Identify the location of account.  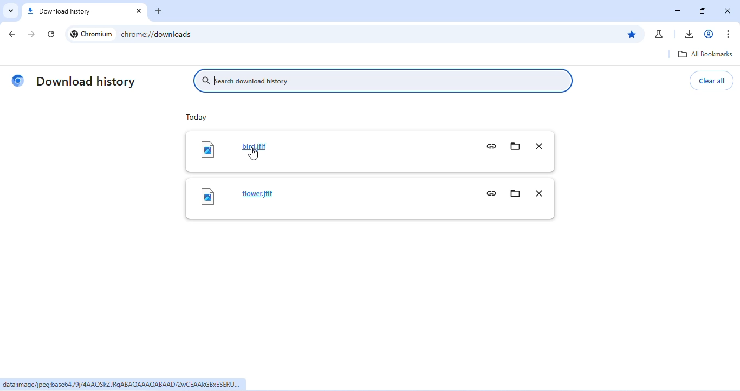
(709, 35).